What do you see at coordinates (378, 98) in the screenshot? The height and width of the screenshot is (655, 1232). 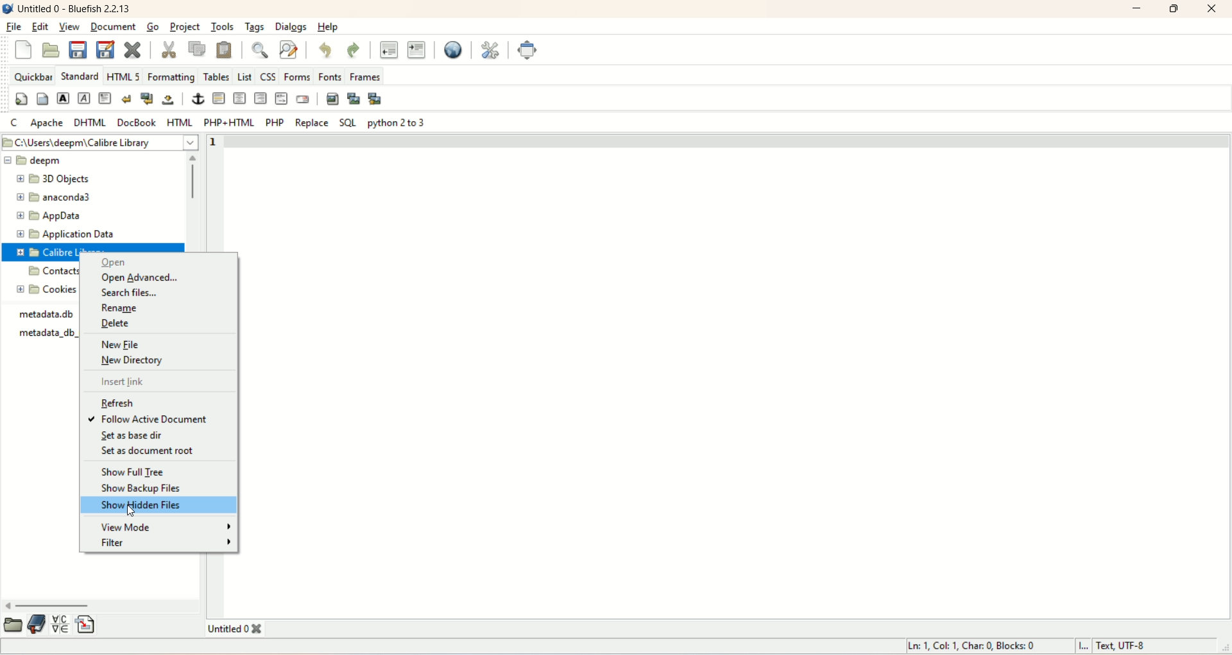 I see `multi-thumbnail` at bounding box center [378, 98].